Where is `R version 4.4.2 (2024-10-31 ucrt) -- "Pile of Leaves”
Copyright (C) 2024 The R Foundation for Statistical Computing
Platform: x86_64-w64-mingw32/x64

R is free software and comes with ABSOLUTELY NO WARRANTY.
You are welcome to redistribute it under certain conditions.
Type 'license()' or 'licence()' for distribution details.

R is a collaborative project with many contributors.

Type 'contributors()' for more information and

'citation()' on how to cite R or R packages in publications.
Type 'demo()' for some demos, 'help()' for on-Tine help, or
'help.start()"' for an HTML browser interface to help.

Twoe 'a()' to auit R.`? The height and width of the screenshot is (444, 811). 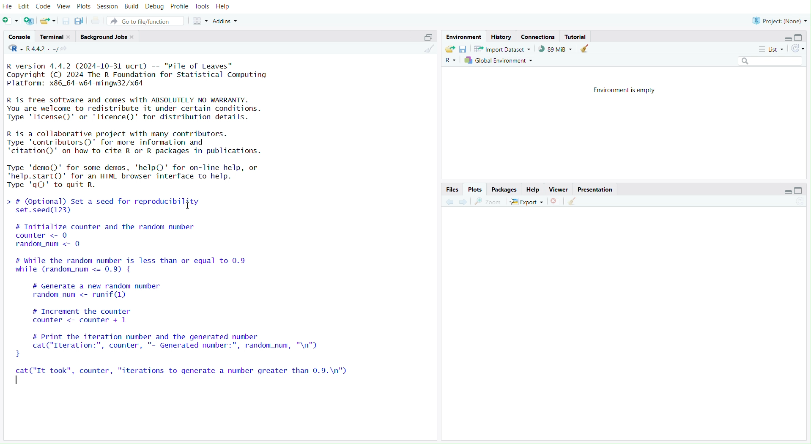 R version 4.4.2 (2024-10-31 ucrt) -- "Pile of Leaves”
Copyright (C) 2024 The R Foundation for Statistical Computing
Platform: x86_64-w64-mingw32/x64

R is free software and comes with ABSOLUTELY NO WARRANTY.
You are welcome to redistribute it under certain conditions.
Type 'license()' or 'licence()' for distribution details.

R is a collaborative project with many contributors.

Type 'contributors()' for more information and

'citation()' on how to cite R or R packages in publications.
Type 'demo()' for some demos, 'help()' for on-Tine help, or
'help.start()"' for an HTML browser interface to help.

Twoe 'a()' to auit R. is located at coordinates (144, 122).